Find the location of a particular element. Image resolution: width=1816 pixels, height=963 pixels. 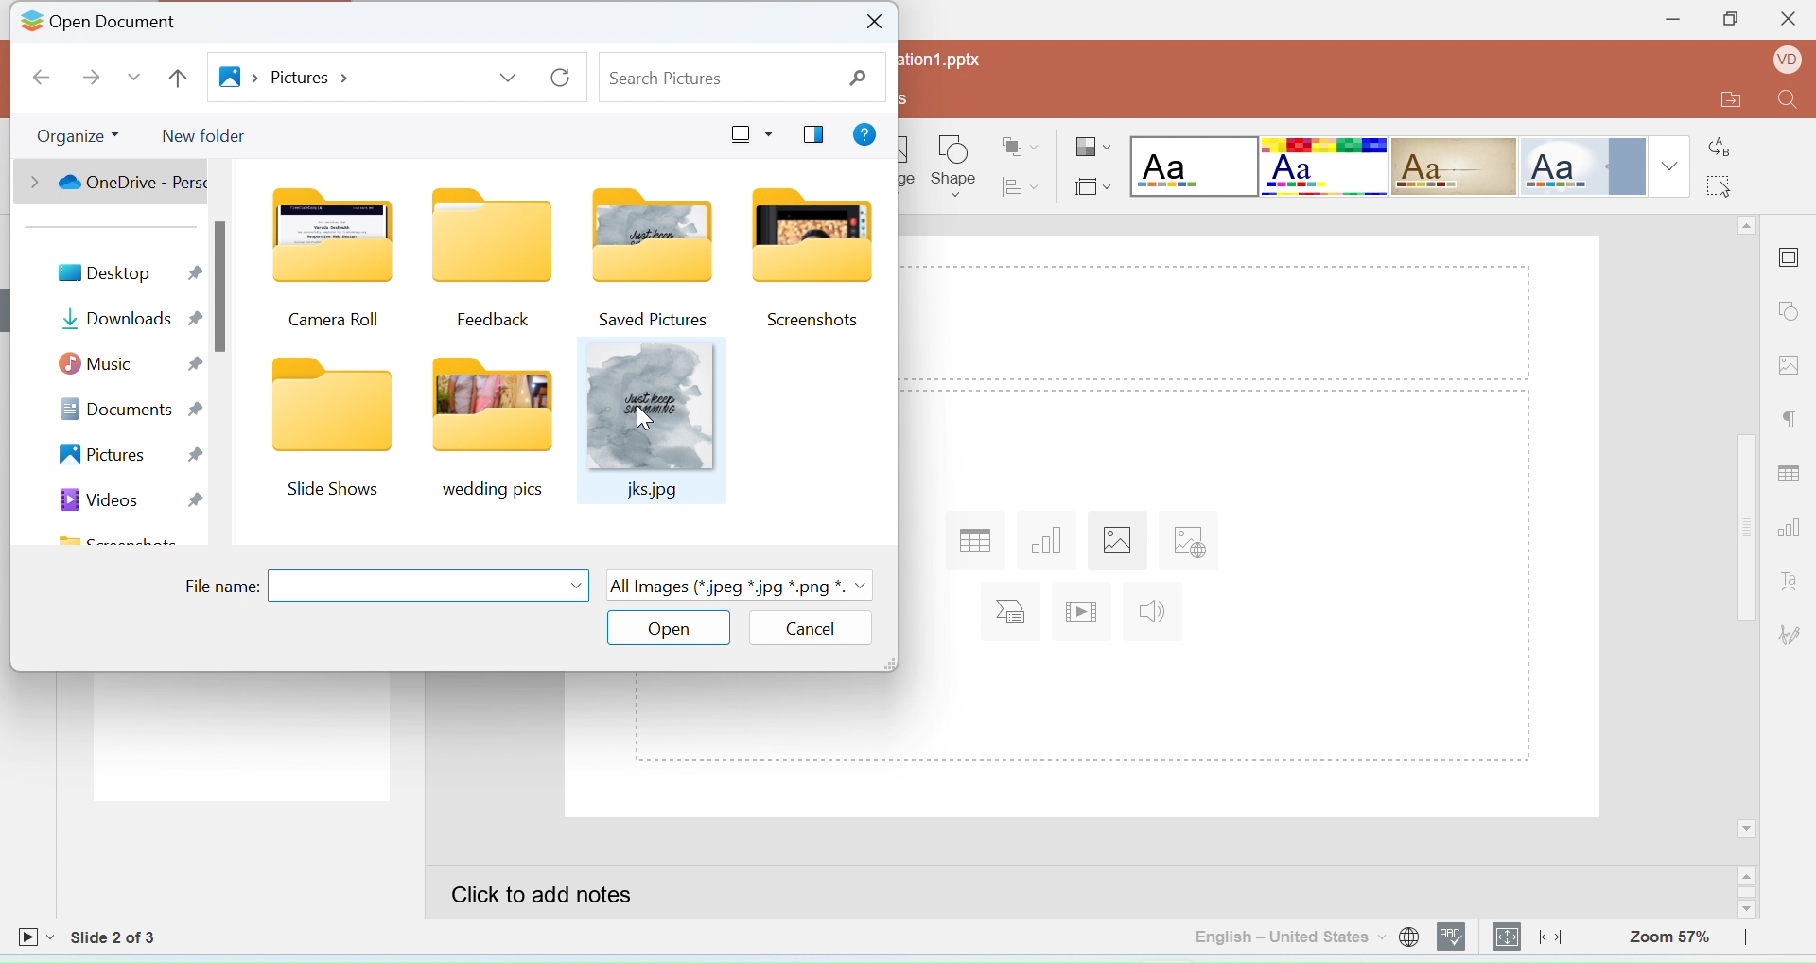

Spell checking is located at coordinates (1454, 937).